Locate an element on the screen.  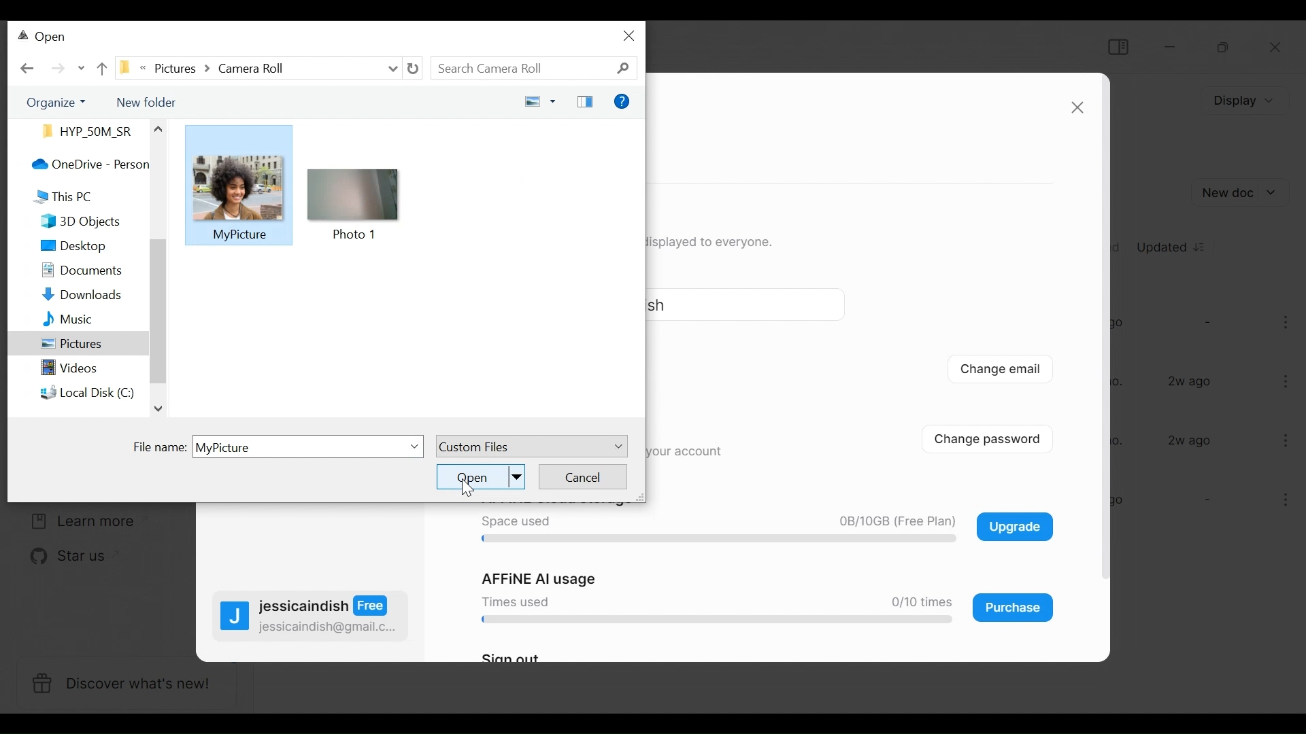
0/10 times is located at coordinates (916, 602).